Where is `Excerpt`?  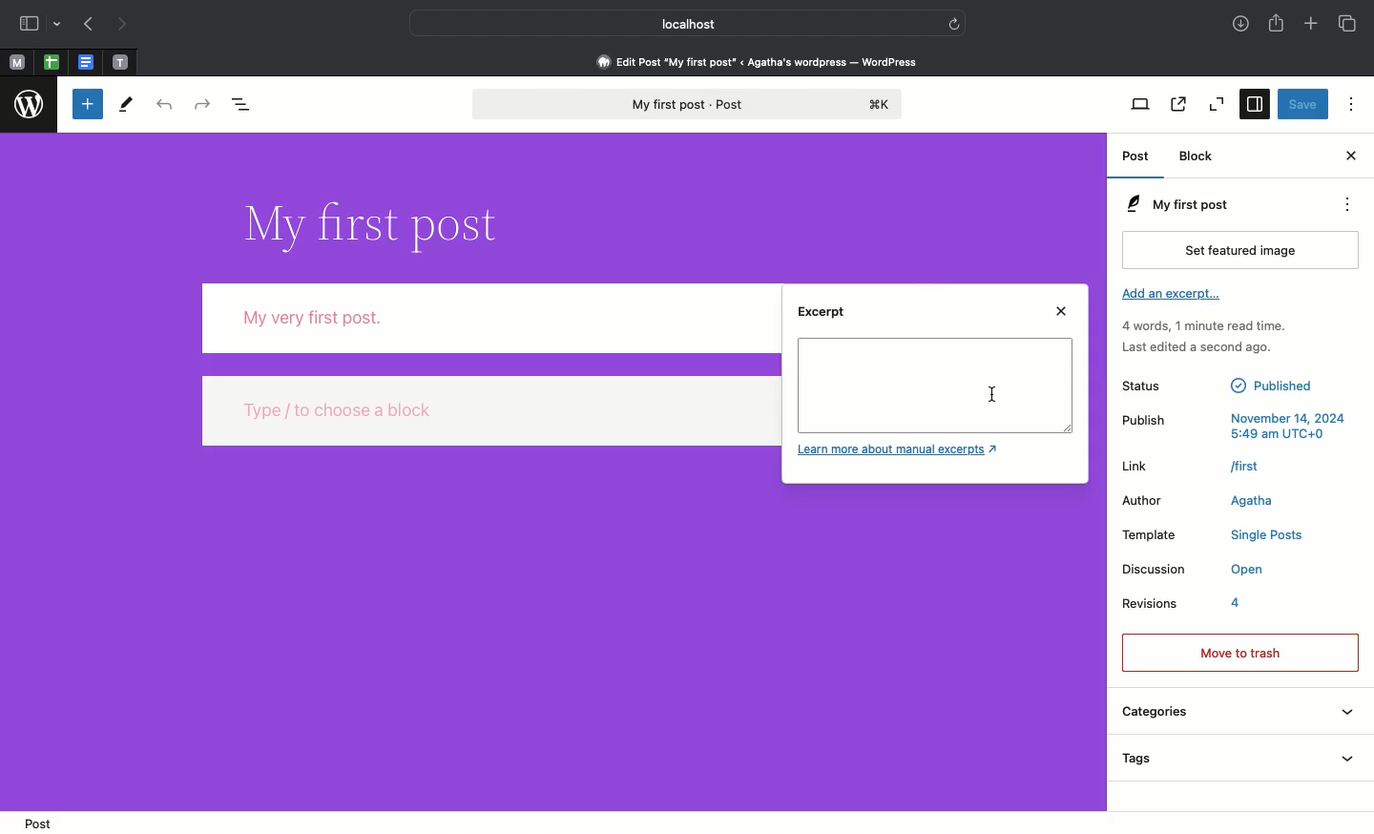
Excerpt is located at coordinates (826, 318).